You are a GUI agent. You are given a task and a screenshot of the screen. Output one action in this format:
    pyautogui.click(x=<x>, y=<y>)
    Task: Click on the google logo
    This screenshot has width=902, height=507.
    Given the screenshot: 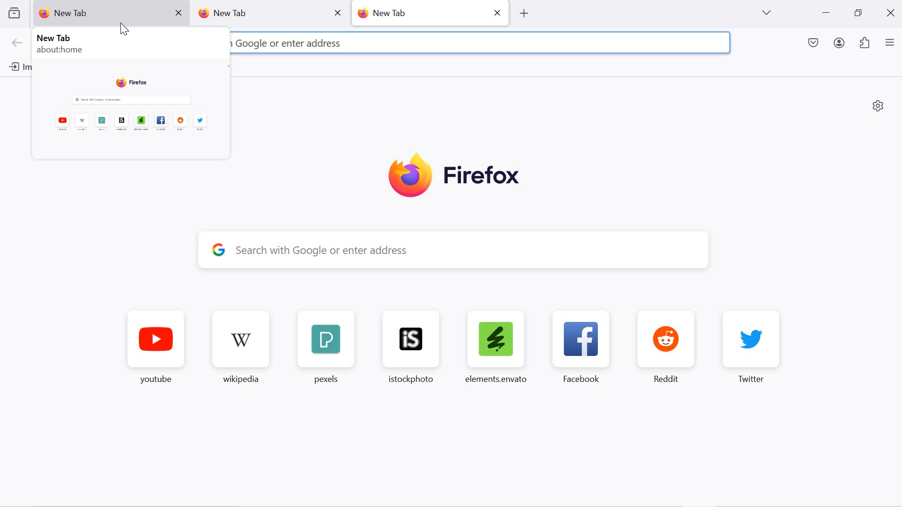 What is the action you would take?
    pyautogui.click(x=219, y=249)
    